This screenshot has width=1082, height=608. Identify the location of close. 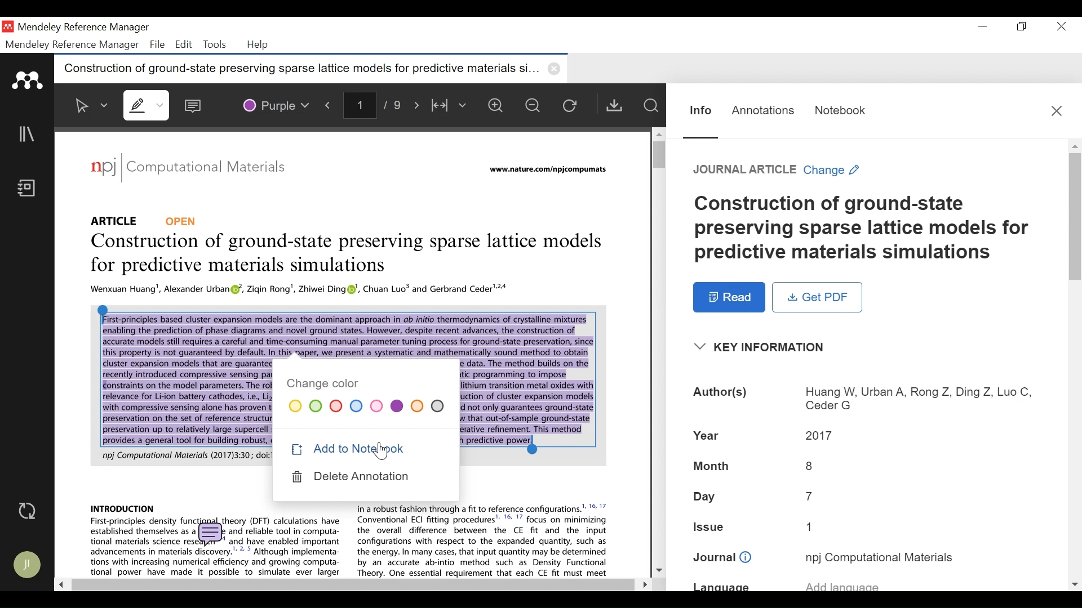
(556, 69).